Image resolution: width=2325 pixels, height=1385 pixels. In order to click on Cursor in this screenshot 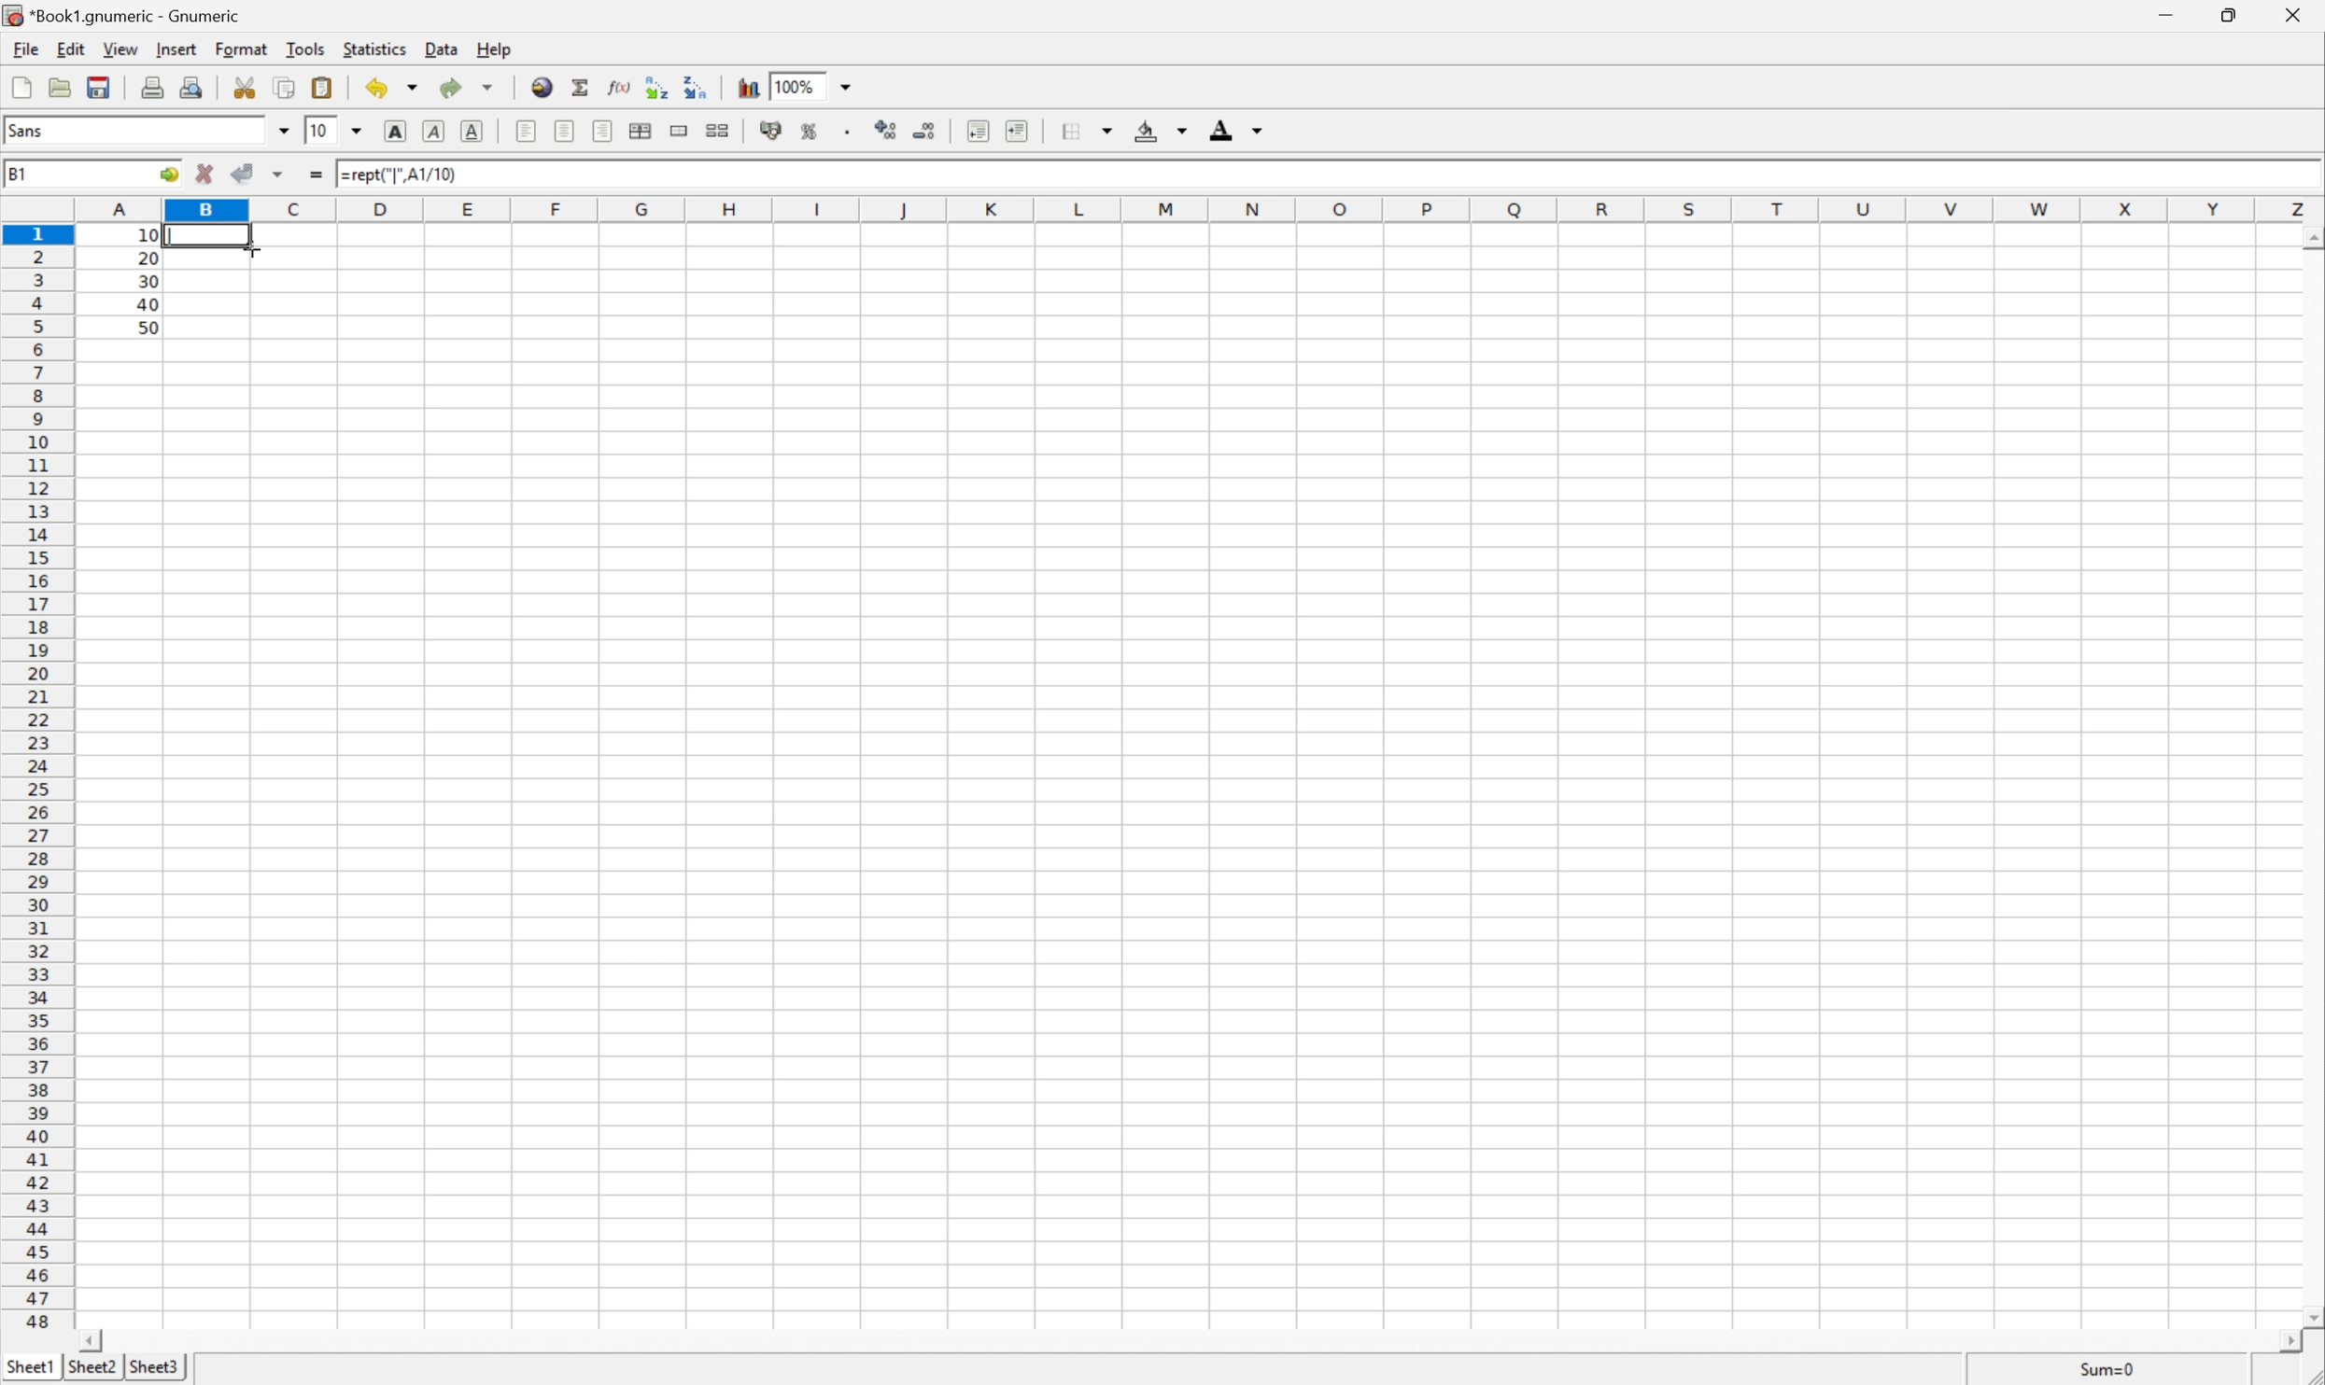, I will do `click(251, 245)`.